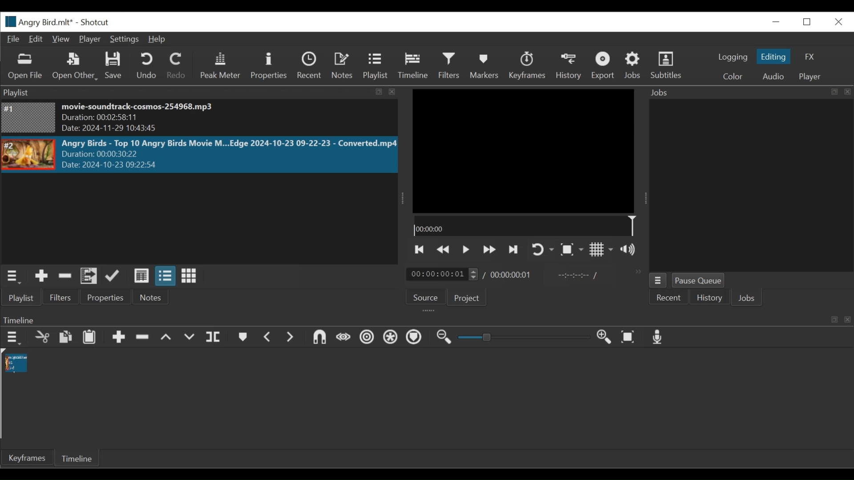 This screenshot has width=854, height=480. I want to click on Skip to the next point, so click(514, 250).